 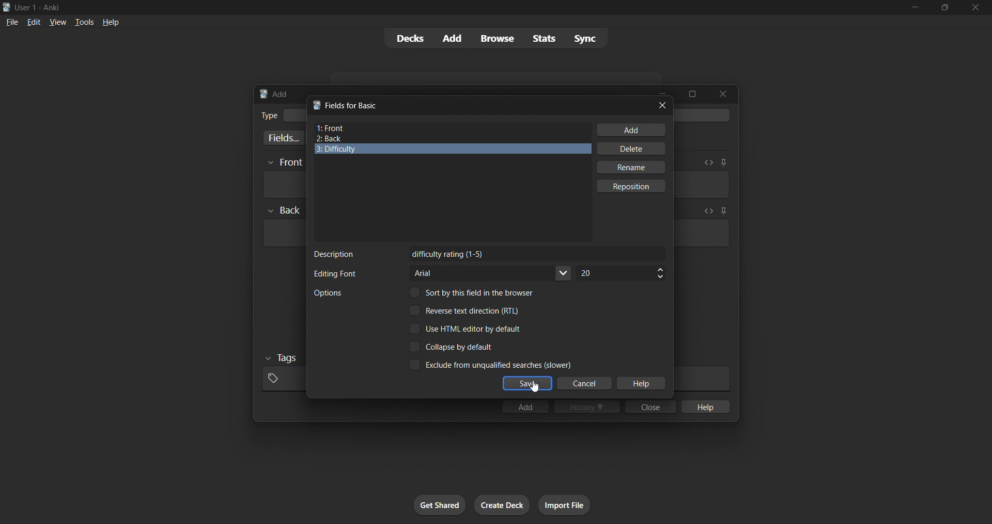 What do you see at coordinates (281, 94) in the screenshot?
I see `add title bar` at bounding box center [281, 94].